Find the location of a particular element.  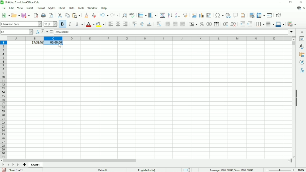

Add sheet is located at coordinates (24, 165).